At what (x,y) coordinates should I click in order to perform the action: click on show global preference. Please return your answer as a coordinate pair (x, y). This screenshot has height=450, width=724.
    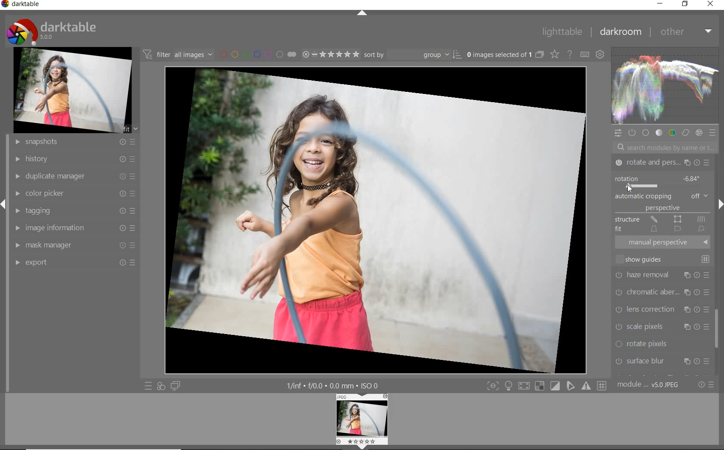
    Looking at the image, I should click on (599, 53).